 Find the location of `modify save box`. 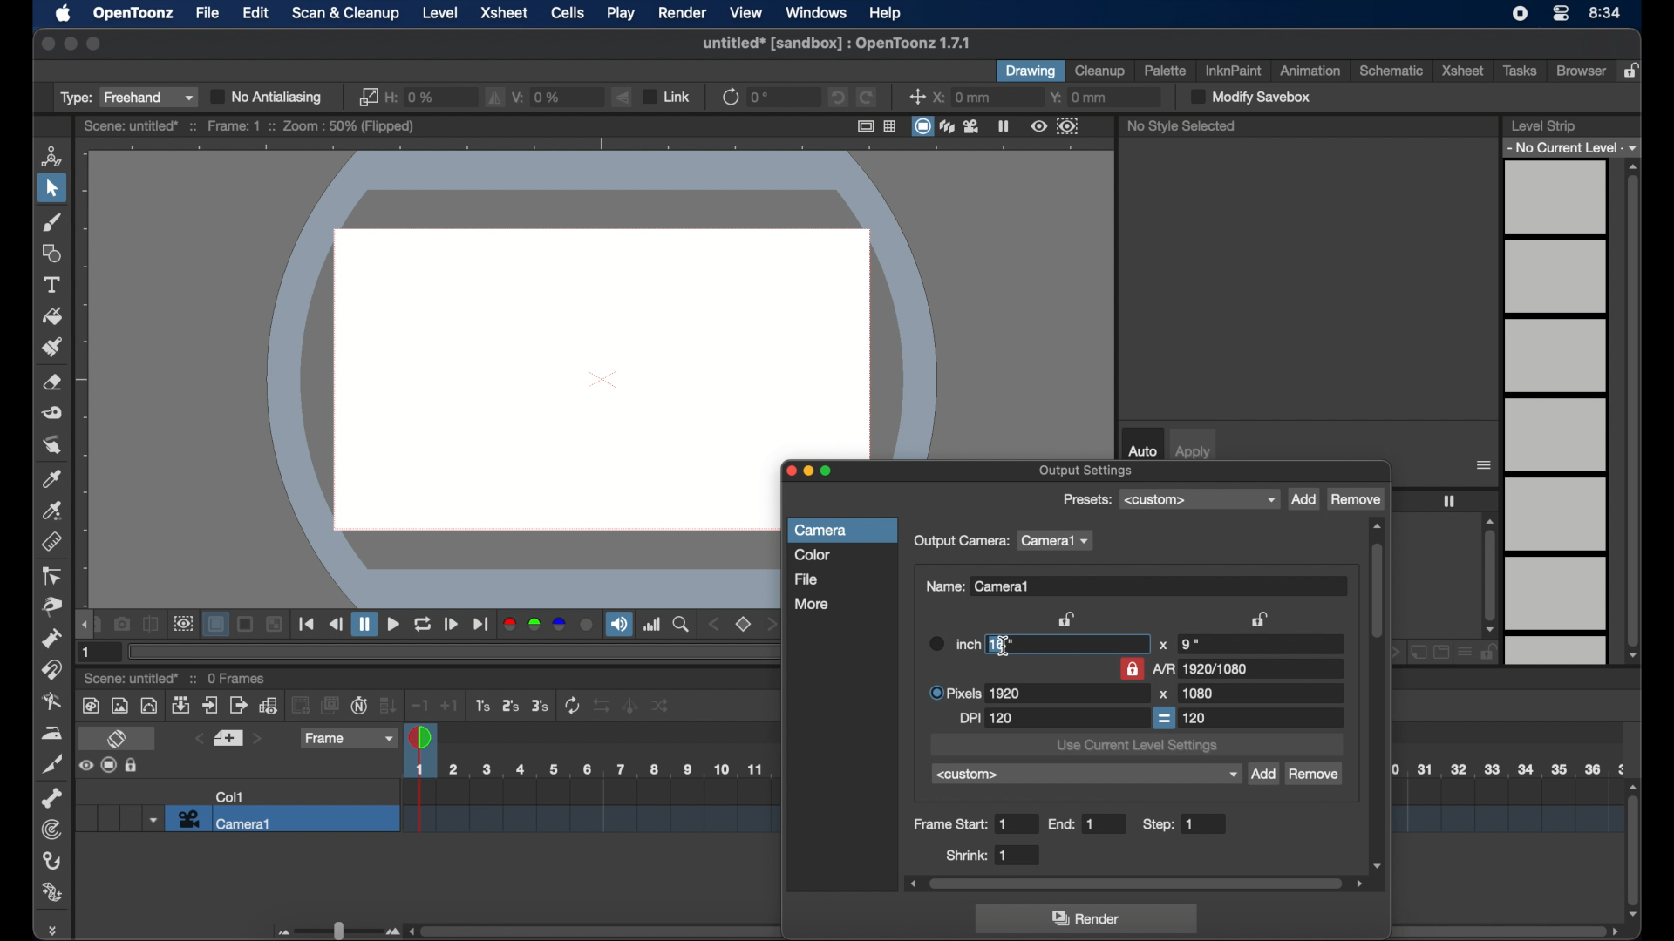

modify save box is located at coordinates (1249, 97).